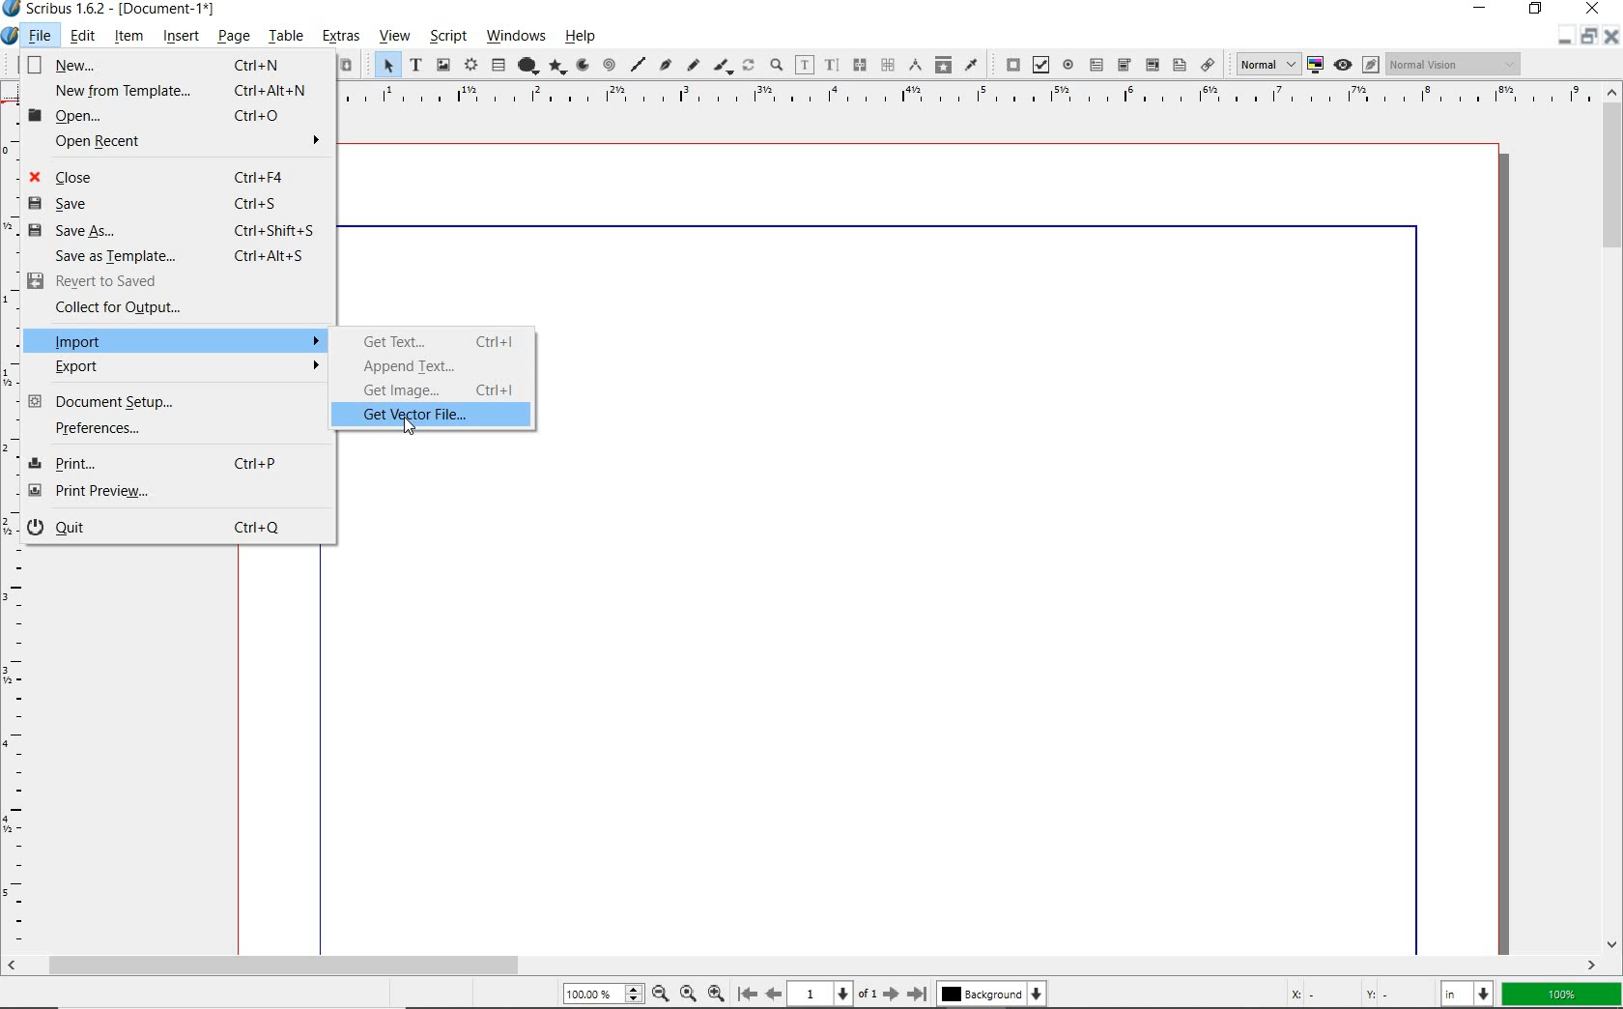 Image resolution: width=1623 pixels, height=1009 pixels. What do you see at coordinates (749, 64) in the screenshot?
I see `rotate item` at bounding box center [749, 64].